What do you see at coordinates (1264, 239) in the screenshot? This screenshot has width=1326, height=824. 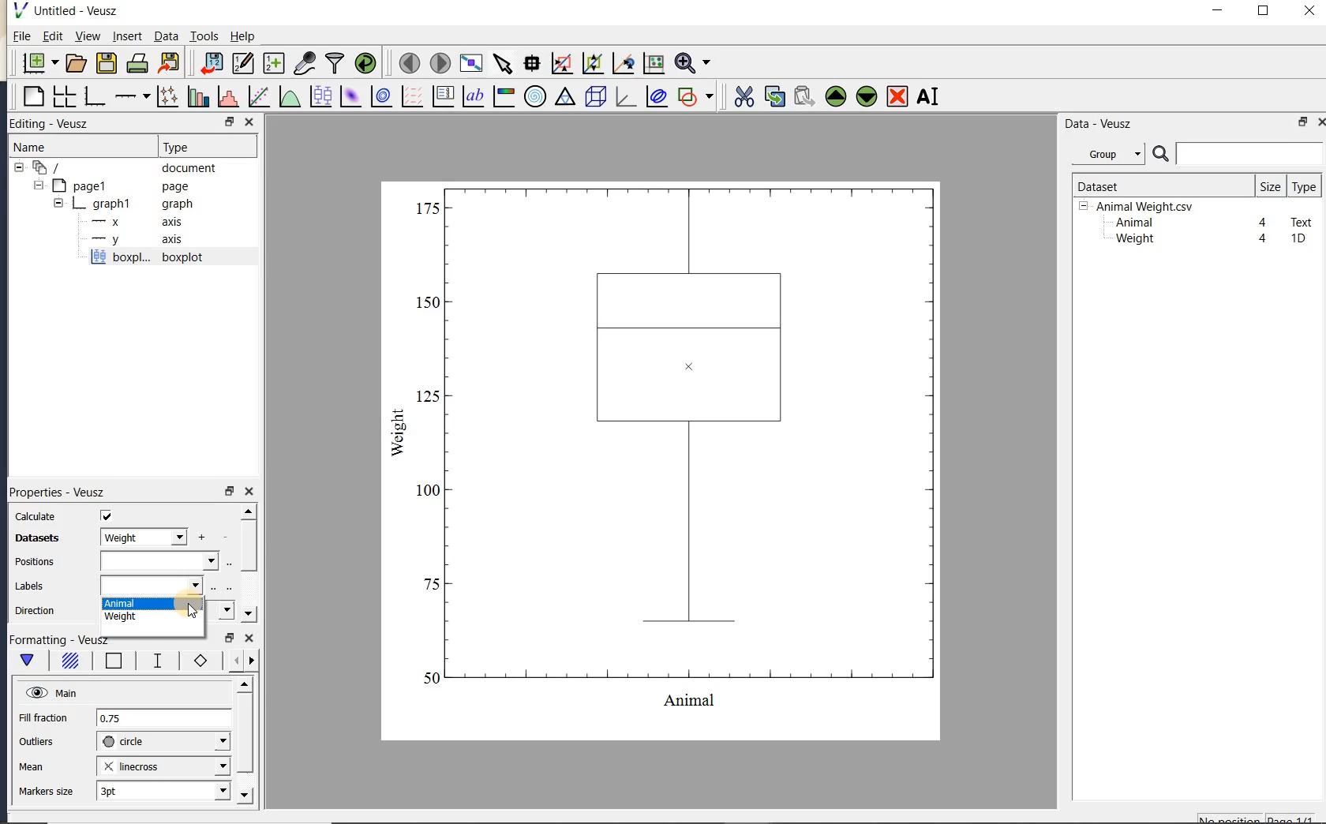 I see `4` at bounding box center [1264, 239].